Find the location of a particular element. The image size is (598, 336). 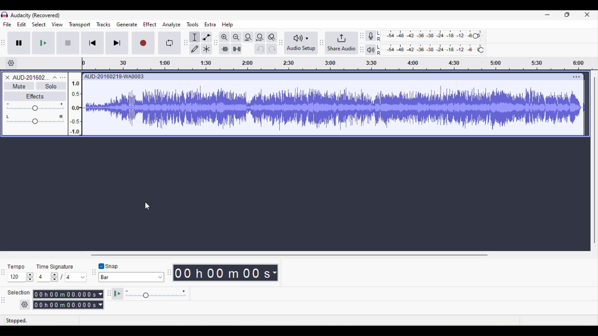

trim audio outside selection is located at coordinates (225, 49).